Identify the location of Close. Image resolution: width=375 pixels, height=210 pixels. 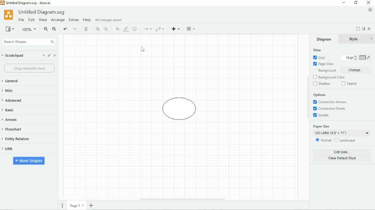
(55, 56).